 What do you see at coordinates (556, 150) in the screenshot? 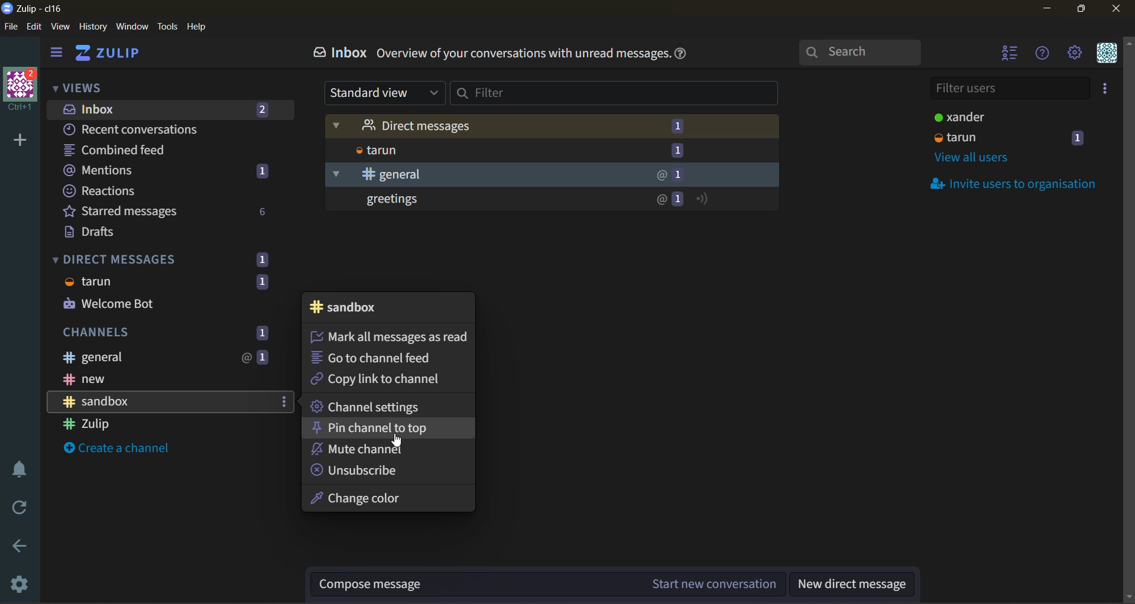
I see `tarun` at bounding box center [556, 150].